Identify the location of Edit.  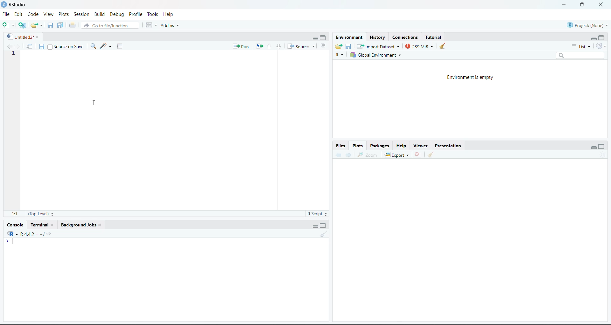
(20, 14).